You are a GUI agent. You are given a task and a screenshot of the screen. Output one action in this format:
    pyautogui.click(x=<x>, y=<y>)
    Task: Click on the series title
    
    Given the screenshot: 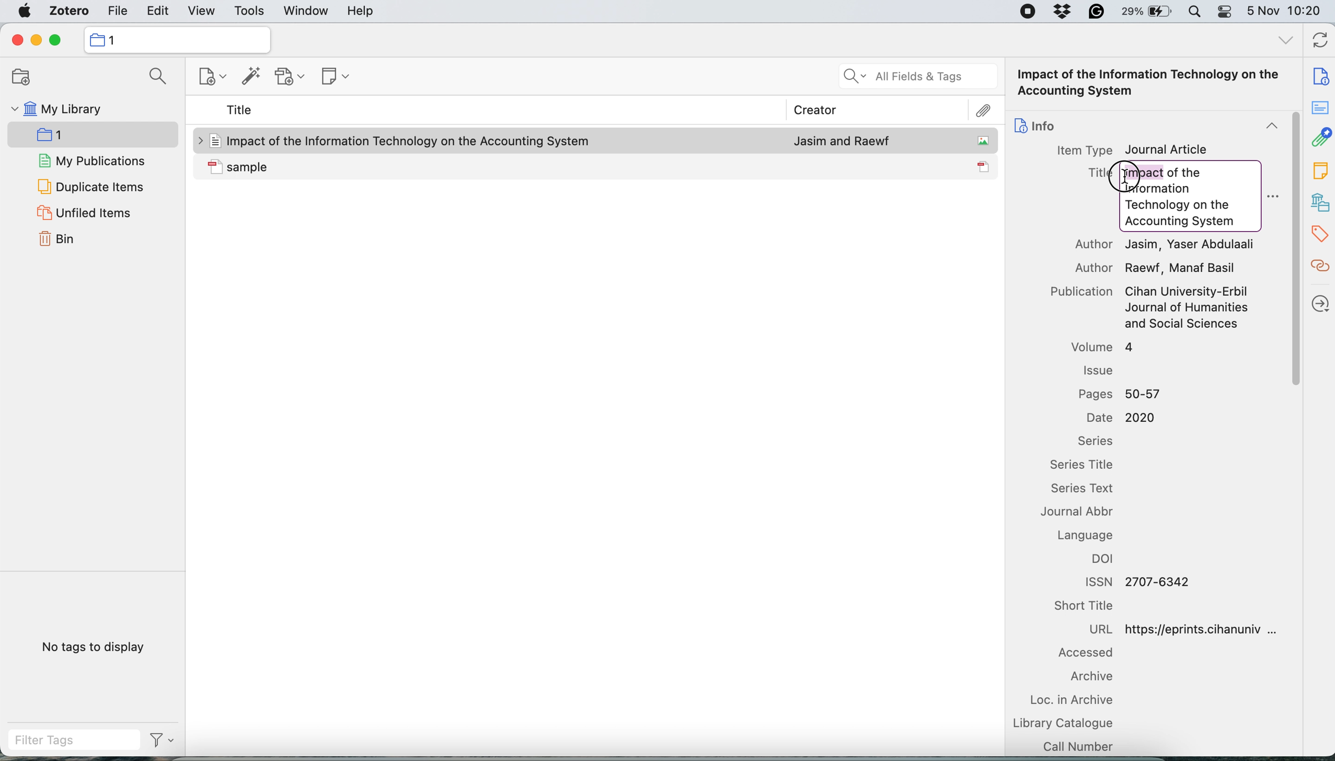 What is the action you would take?
    pyautogui.click(x=1085, y=466)
    